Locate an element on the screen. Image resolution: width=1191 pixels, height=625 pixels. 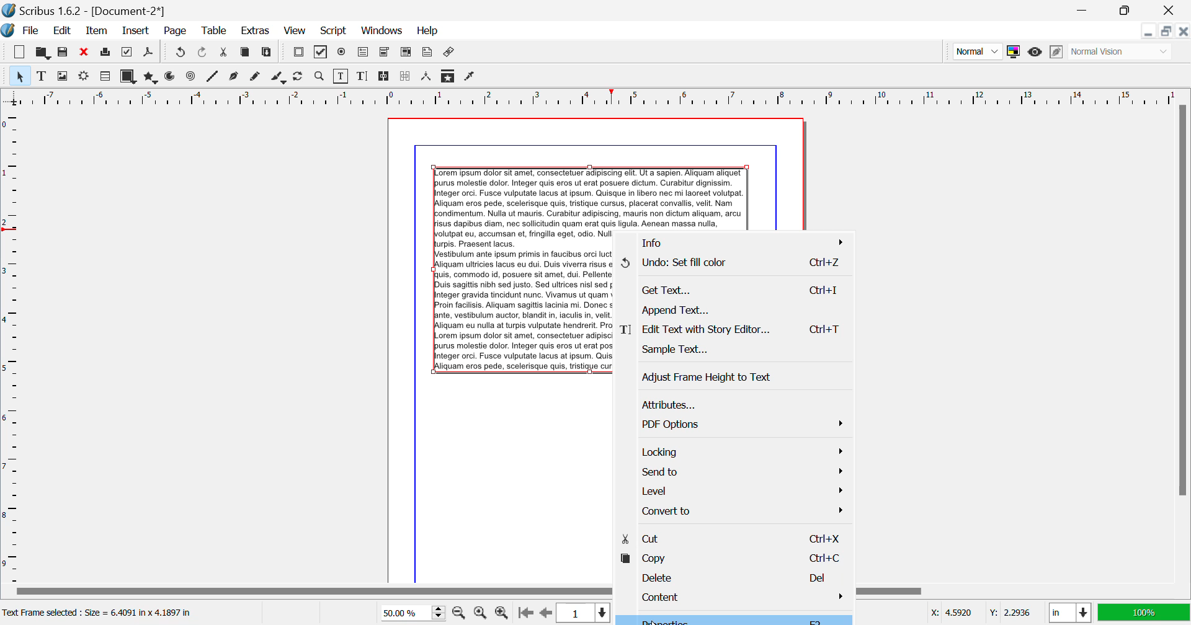
Image Frame is located at coordinates (62, 76).